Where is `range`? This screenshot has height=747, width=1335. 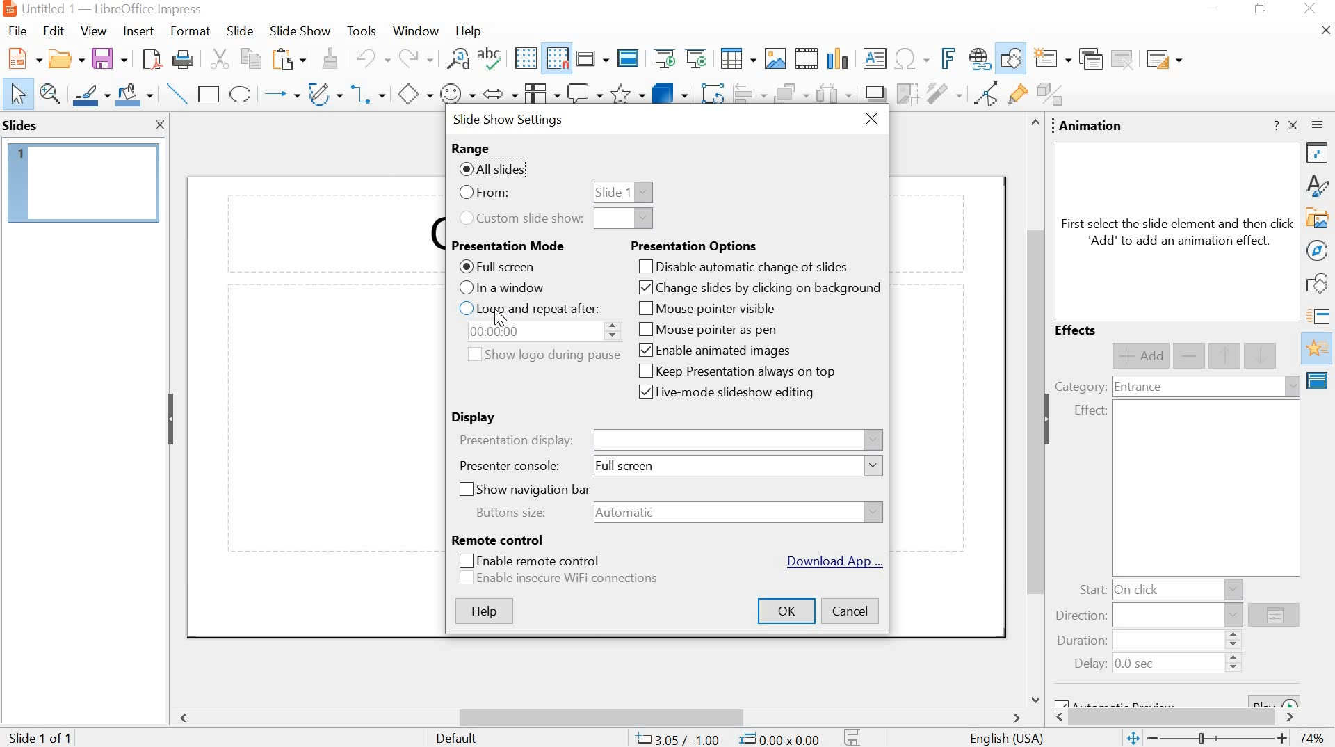 range is located at coordinates (470, 148).